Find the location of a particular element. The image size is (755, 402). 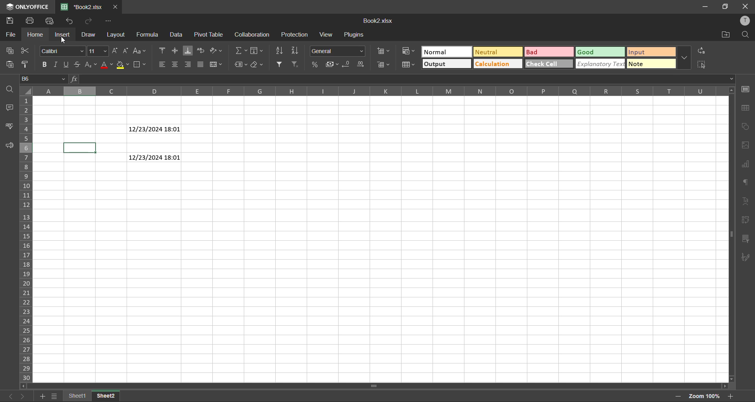

paragraph is located at coordinates (746, 184).